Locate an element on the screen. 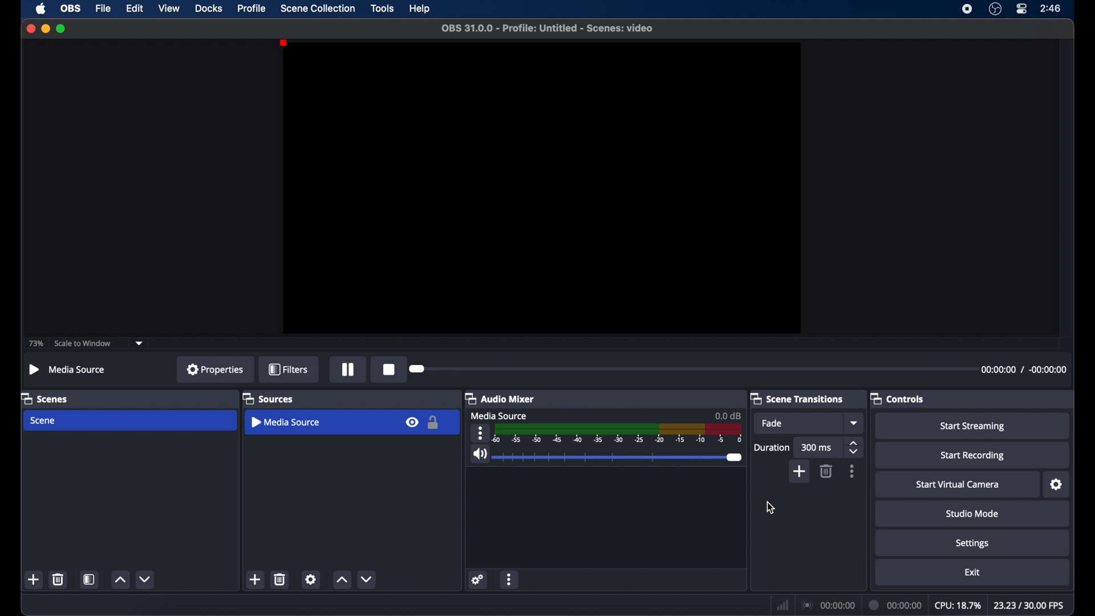 The width and height of the screenshot is (1095, 616). properties is located at coordinates (215, 369).